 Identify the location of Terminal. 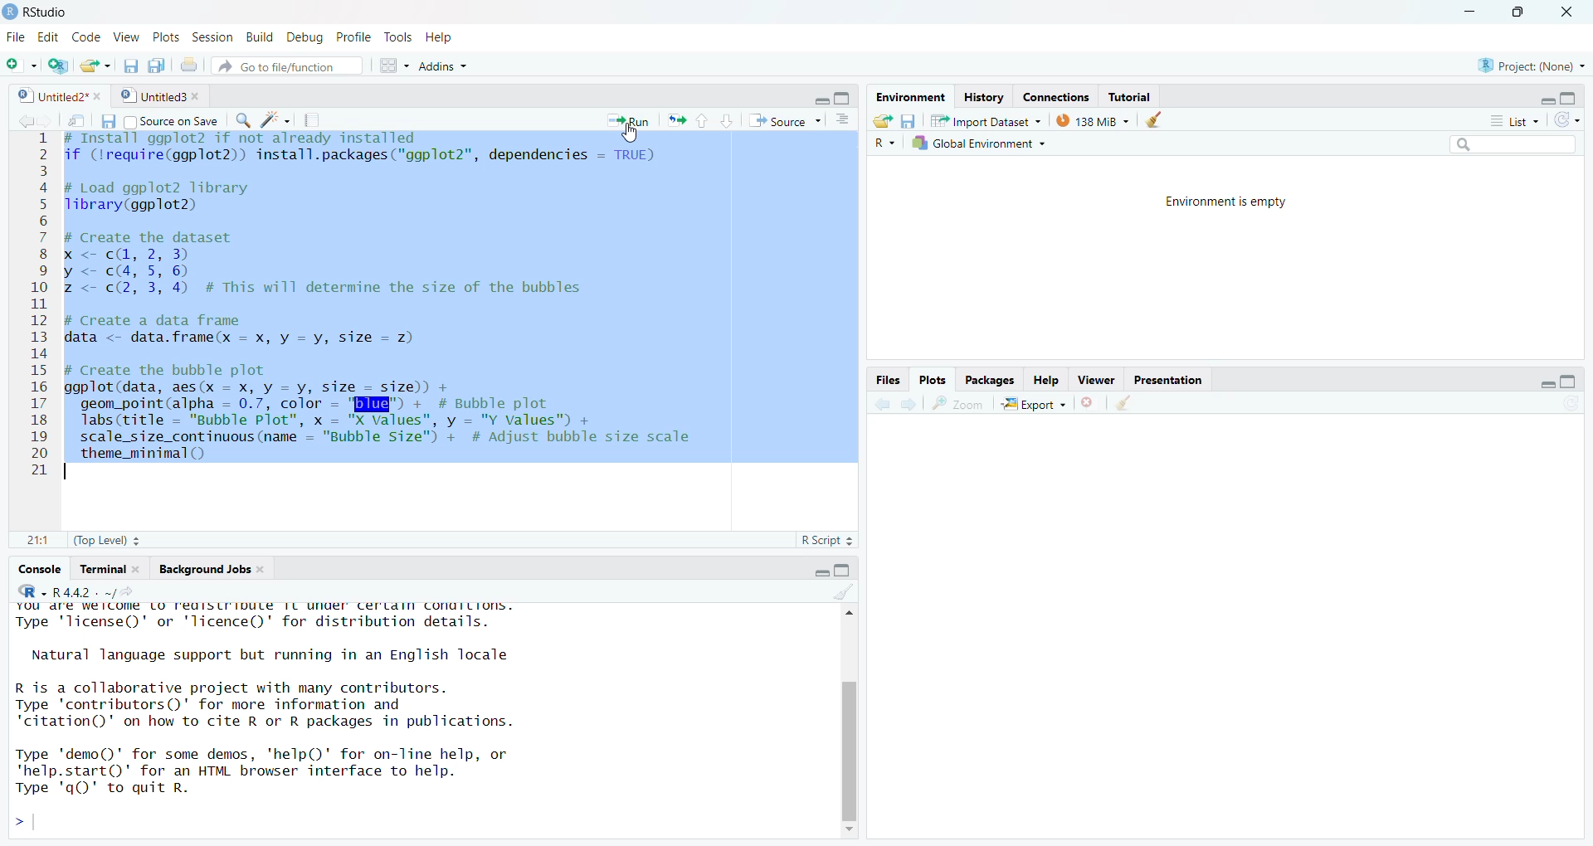
(106, 567).